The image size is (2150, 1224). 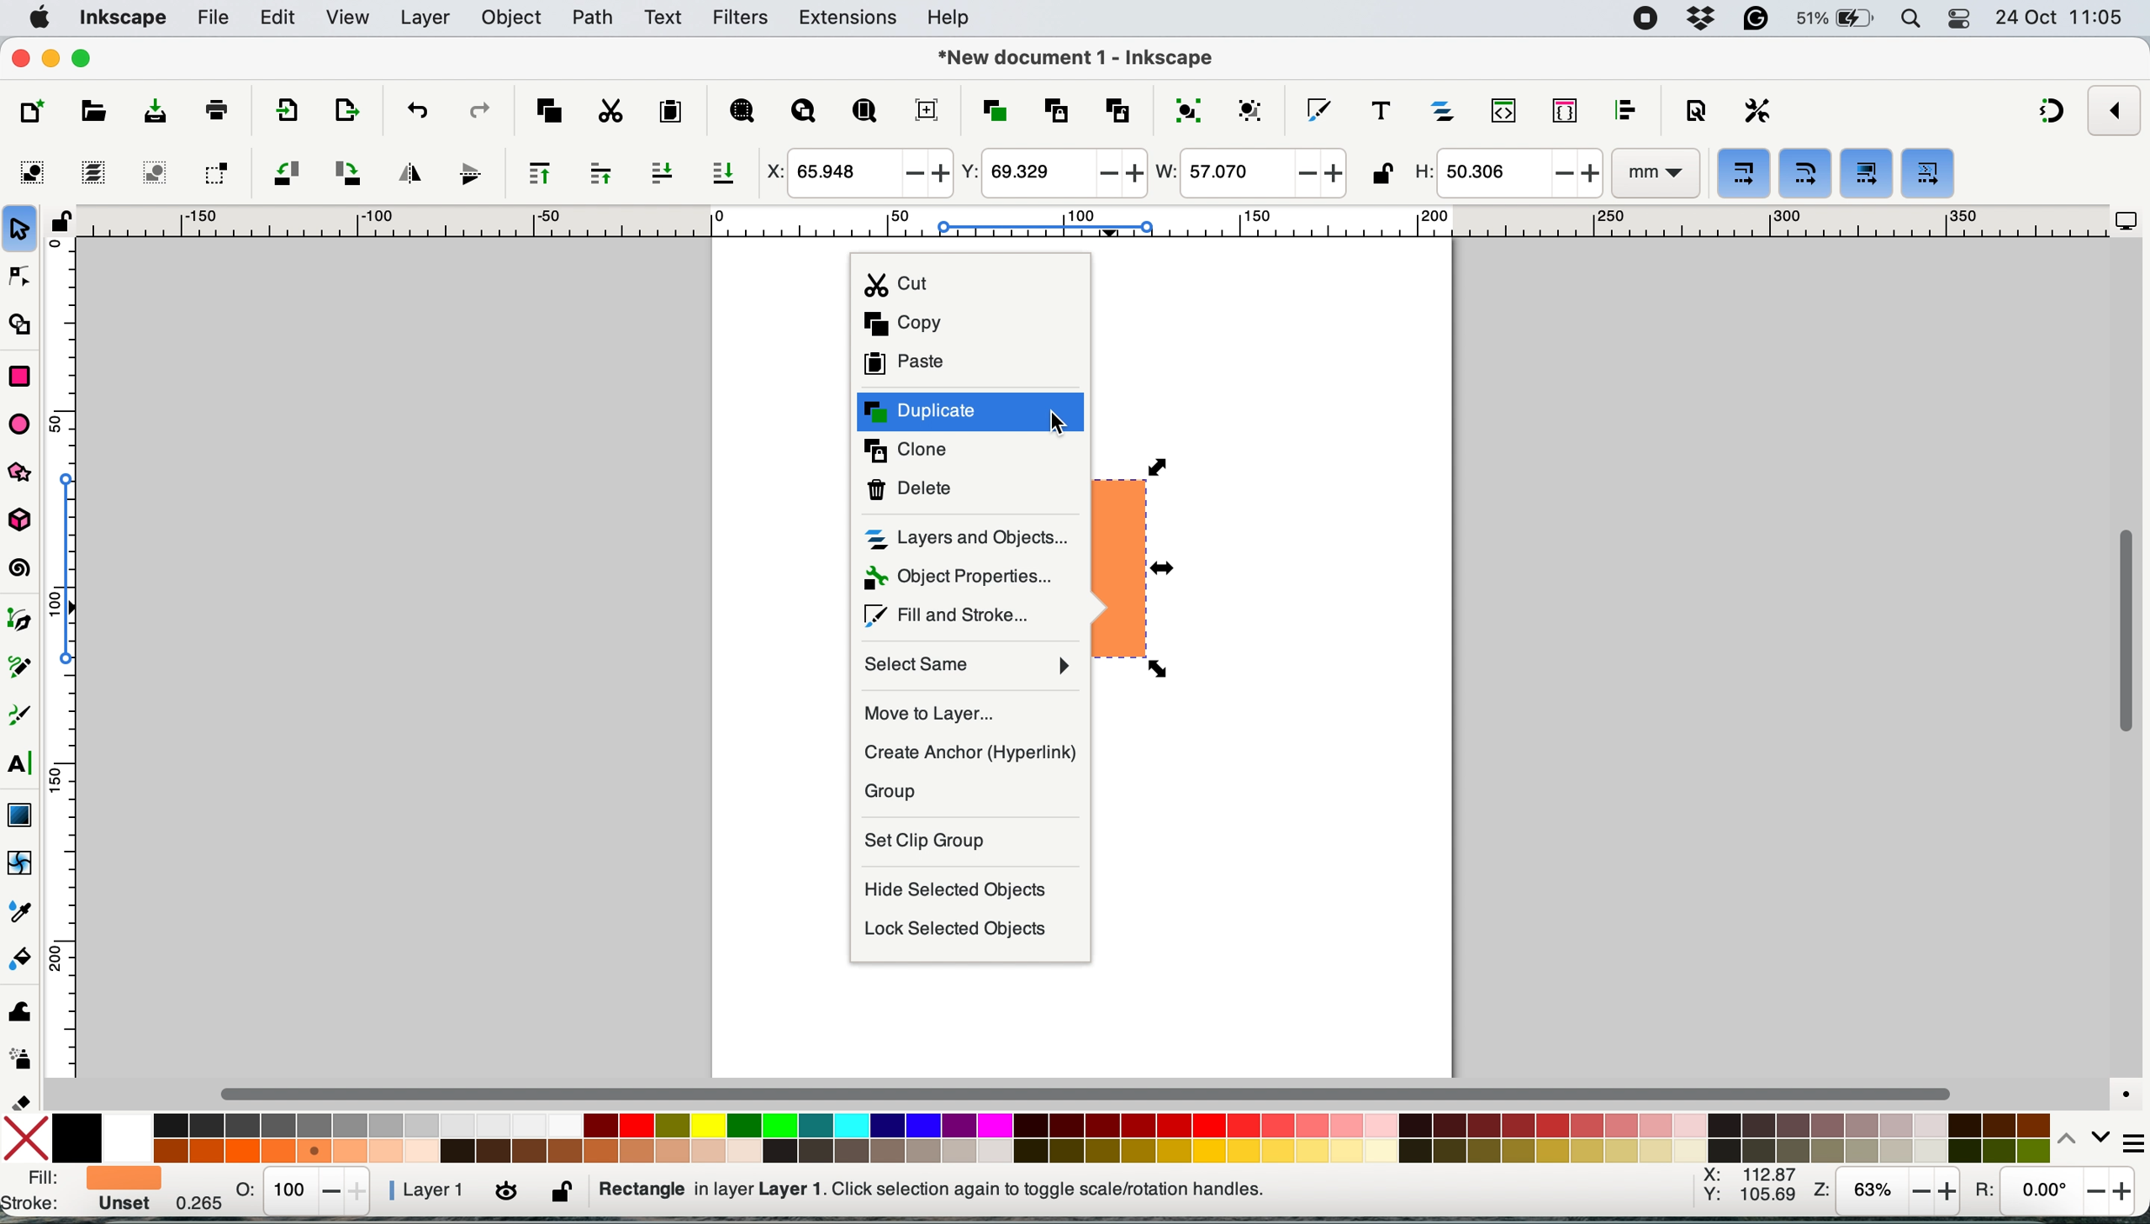 I want to click on import, so click(x=282, y=113).